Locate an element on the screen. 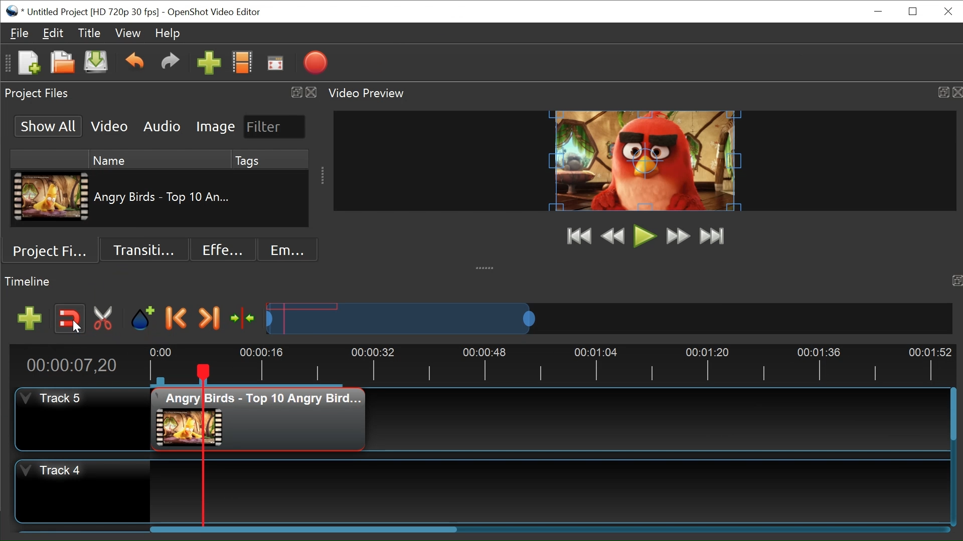 Image resolution: width=963 pixels, height=541 pixels. Clip Nmae is located at coordinates (173, 198).